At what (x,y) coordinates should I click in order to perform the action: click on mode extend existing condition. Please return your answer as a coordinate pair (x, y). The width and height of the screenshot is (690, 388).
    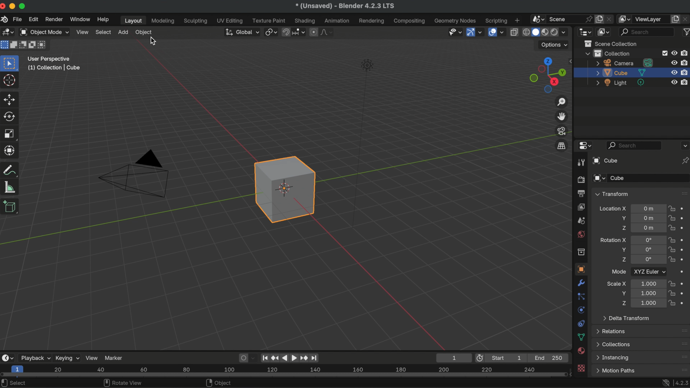
    Looking at the image, I should click on (15, 45).